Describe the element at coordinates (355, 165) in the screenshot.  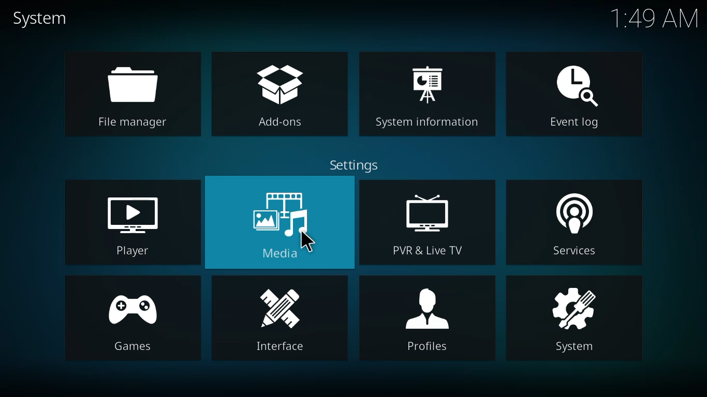
I see `settings` at that location.